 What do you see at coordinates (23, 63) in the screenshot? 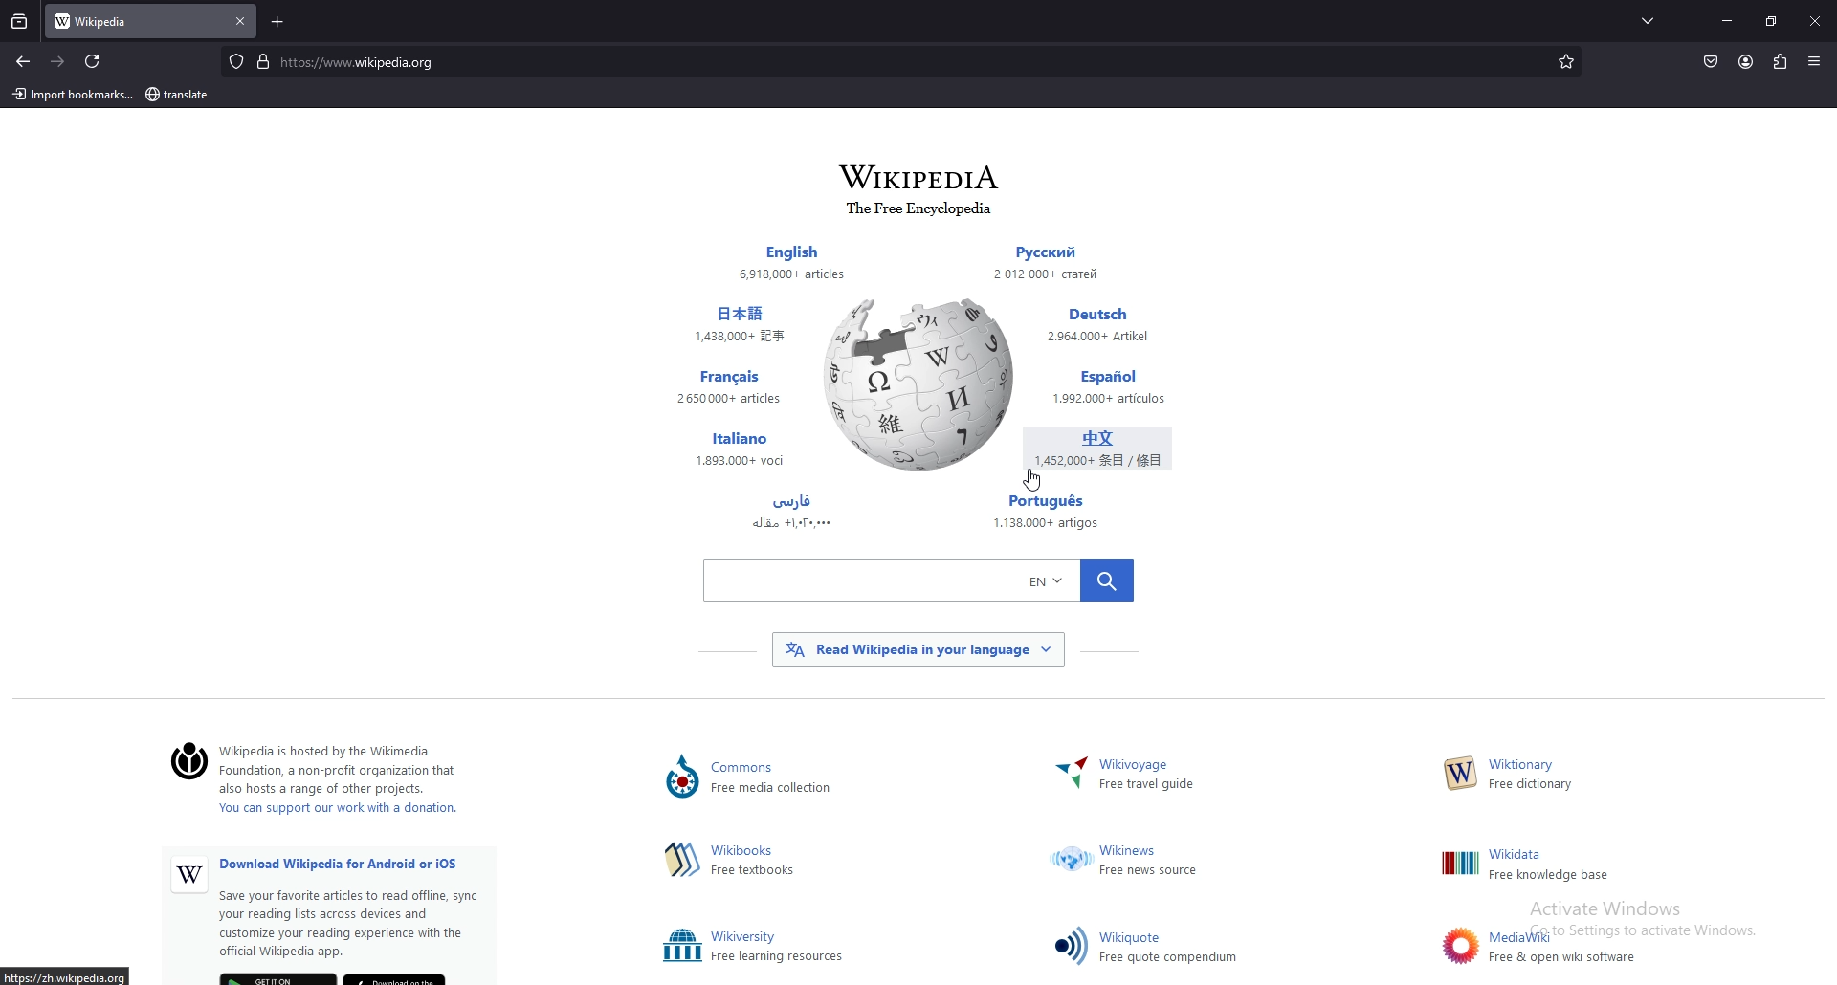
I see `backward` at bounding box center [23, 63].